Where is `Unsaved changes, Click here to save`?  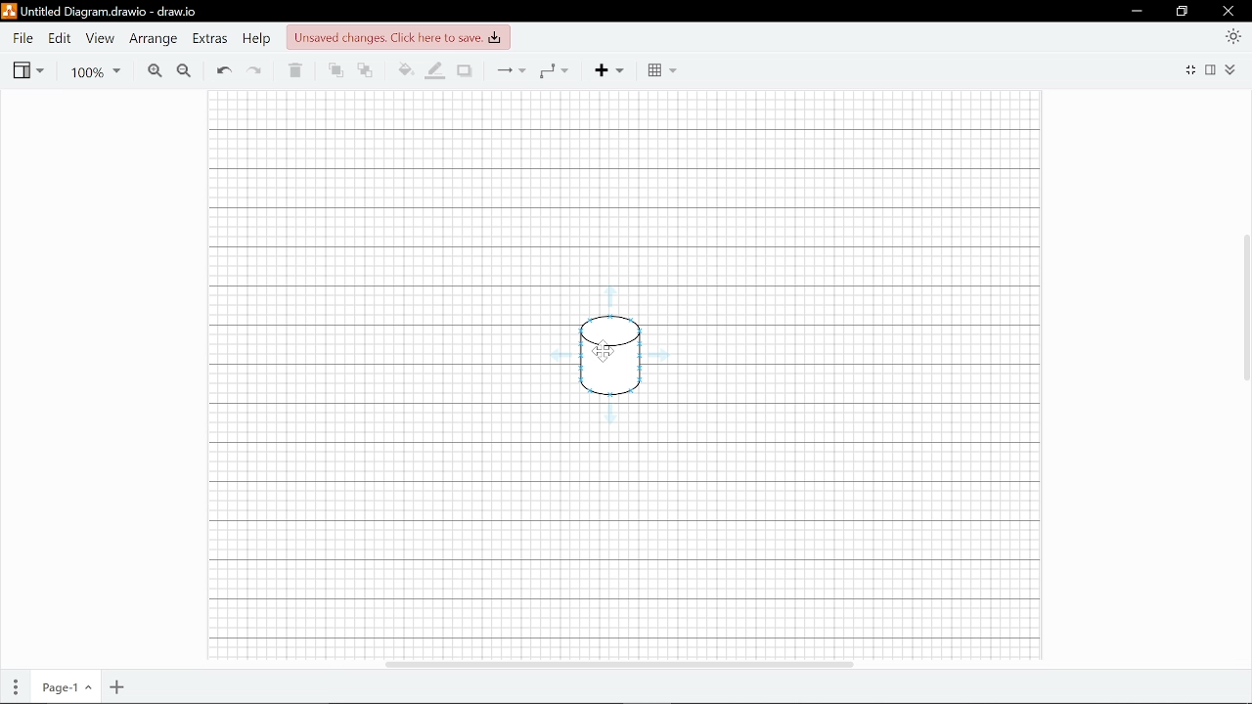
Unsaved changes, Click here to save is located at coordinates (397, 37).